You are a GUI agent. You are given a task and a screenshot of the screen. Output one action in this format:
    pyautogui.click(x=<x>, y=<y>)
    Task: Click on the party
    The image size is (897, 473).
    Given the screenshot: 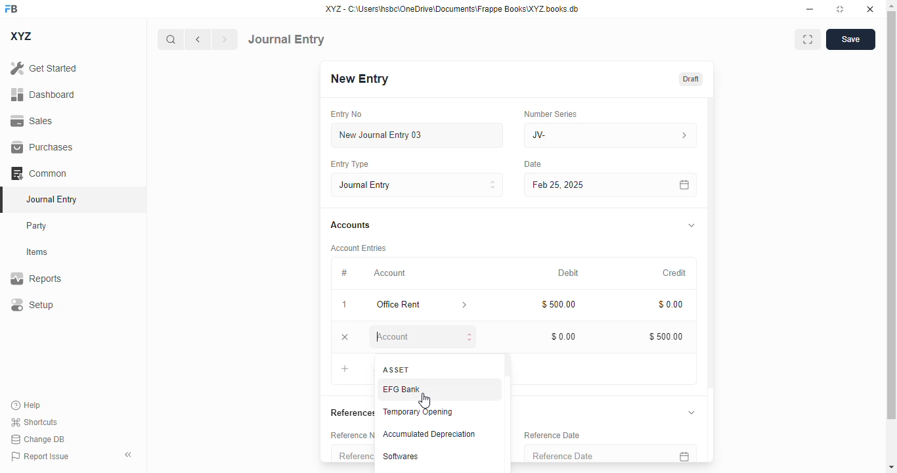 What is the action you would take?
    pyautogui.click(x=37, y=226)
    